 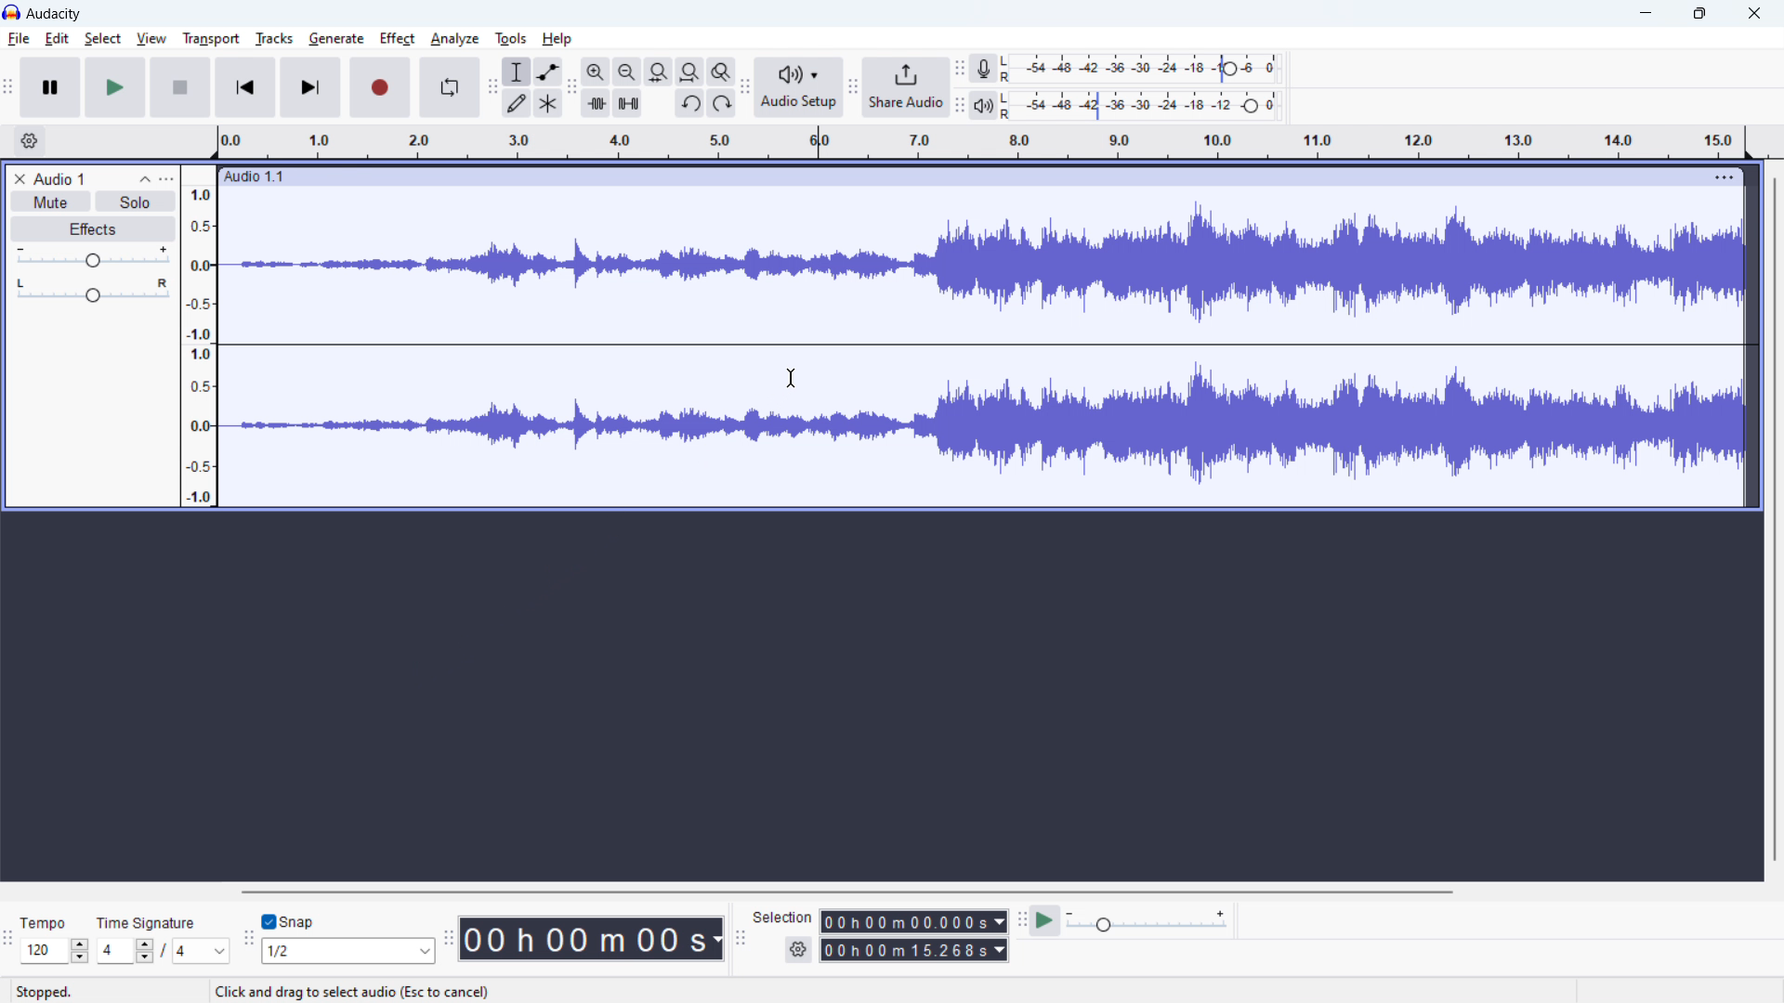 I want to click on stop, so click(x=180, y=87).